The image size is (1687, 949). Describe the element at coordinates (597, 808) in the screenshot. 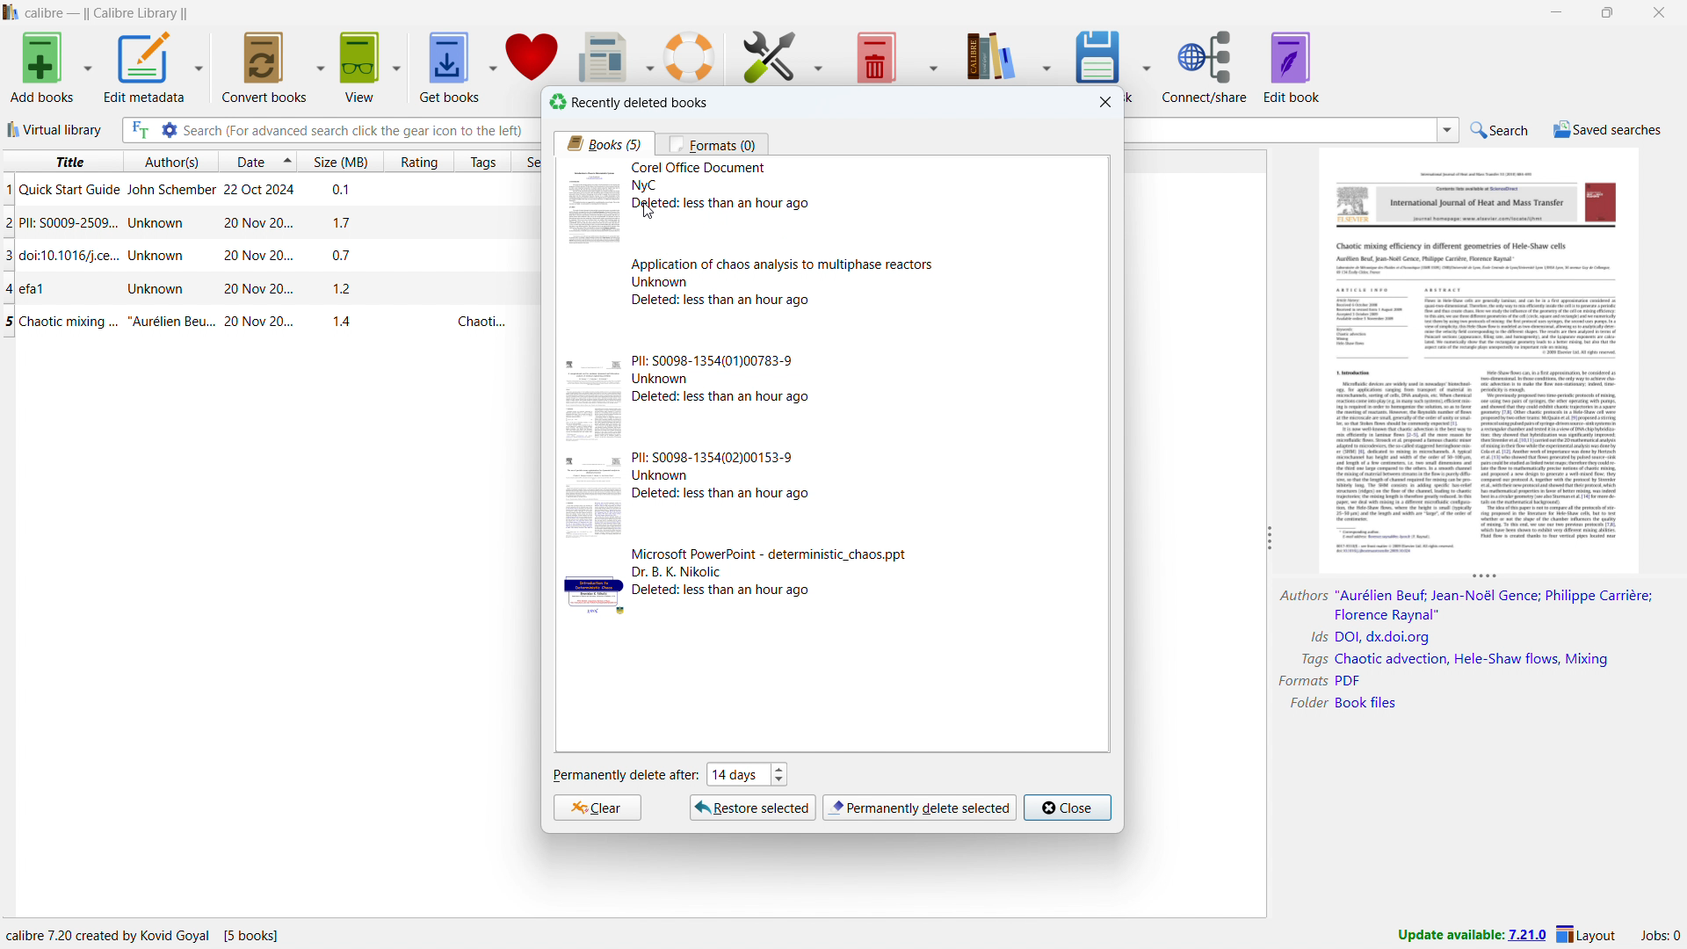

I see `clear` at that location.